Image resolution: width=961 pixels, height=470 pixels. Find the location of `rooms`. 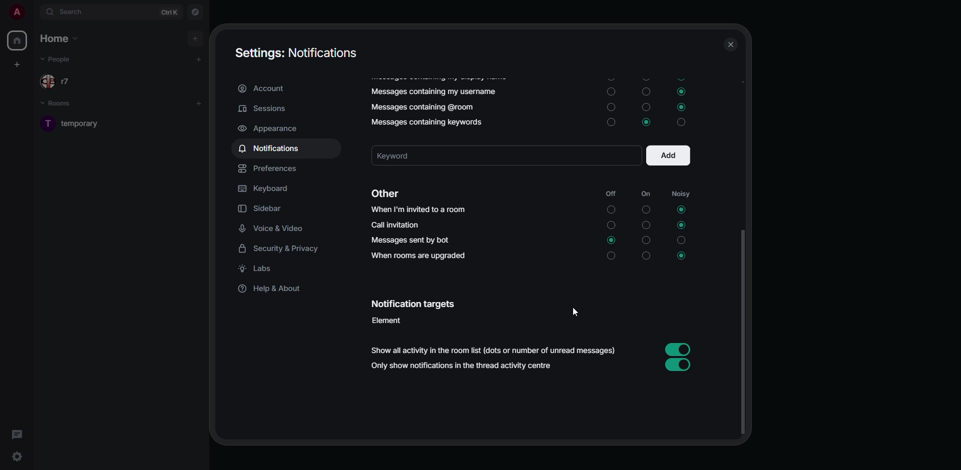

rooms is located at coordinates (58, 103).